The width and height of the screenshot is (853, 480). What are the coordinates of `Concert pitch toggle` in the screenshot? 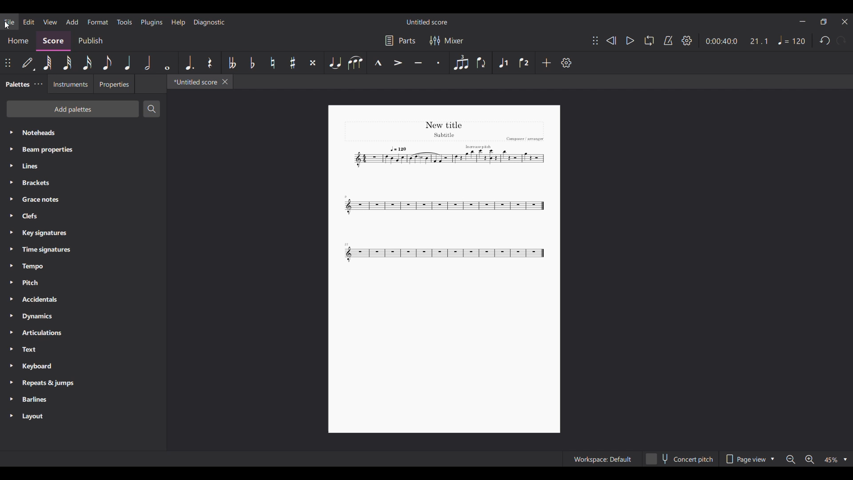 It's located at (679, 459).